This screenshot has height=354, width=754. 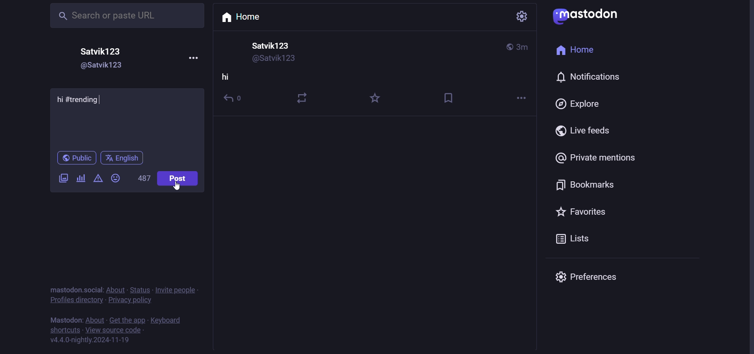 I want to click on explore, so click(x=577, y=105).